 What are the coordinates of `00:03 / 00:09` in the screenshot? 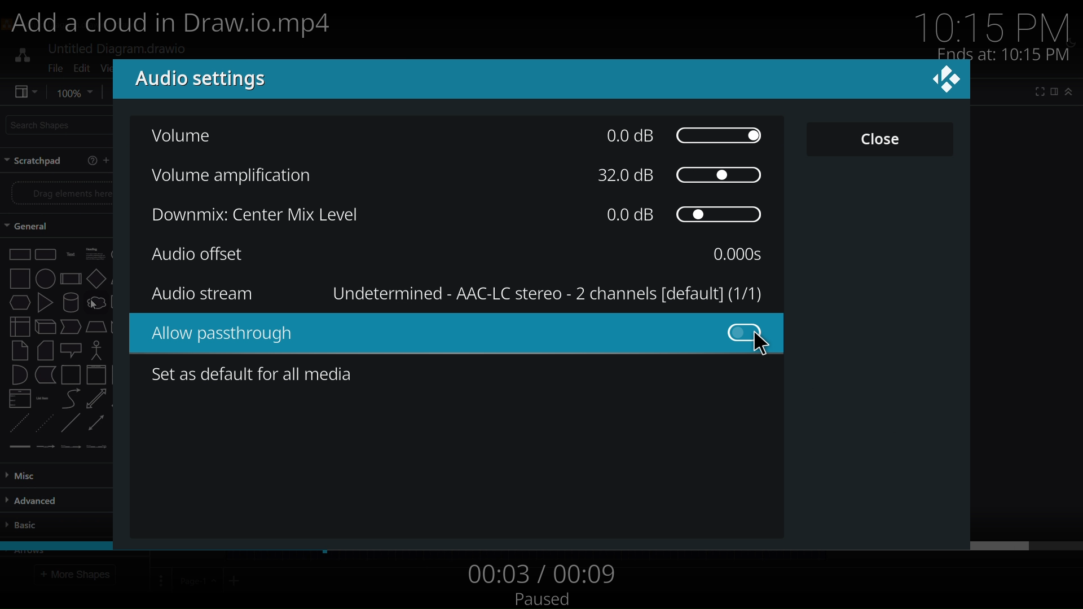 It's located at (541, 572).